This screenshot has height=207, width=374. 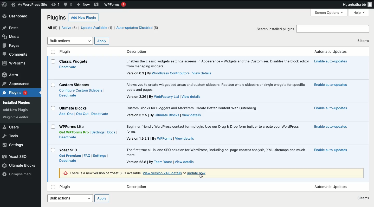 I want to click on Active, so click(x=70, y=28).